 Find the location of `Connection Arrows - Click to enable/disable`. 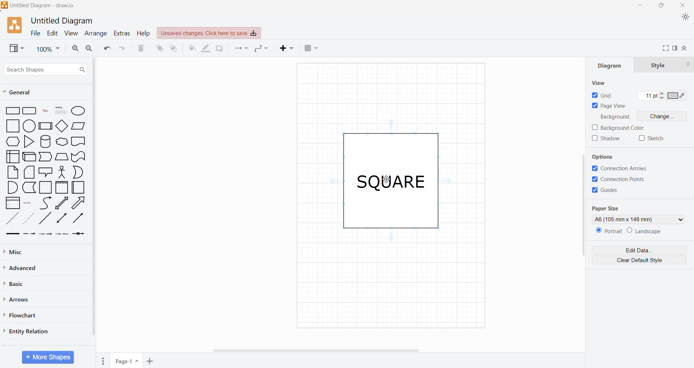

Connection Arrows - Click to enable/disable is located at coordinates (620, 169).